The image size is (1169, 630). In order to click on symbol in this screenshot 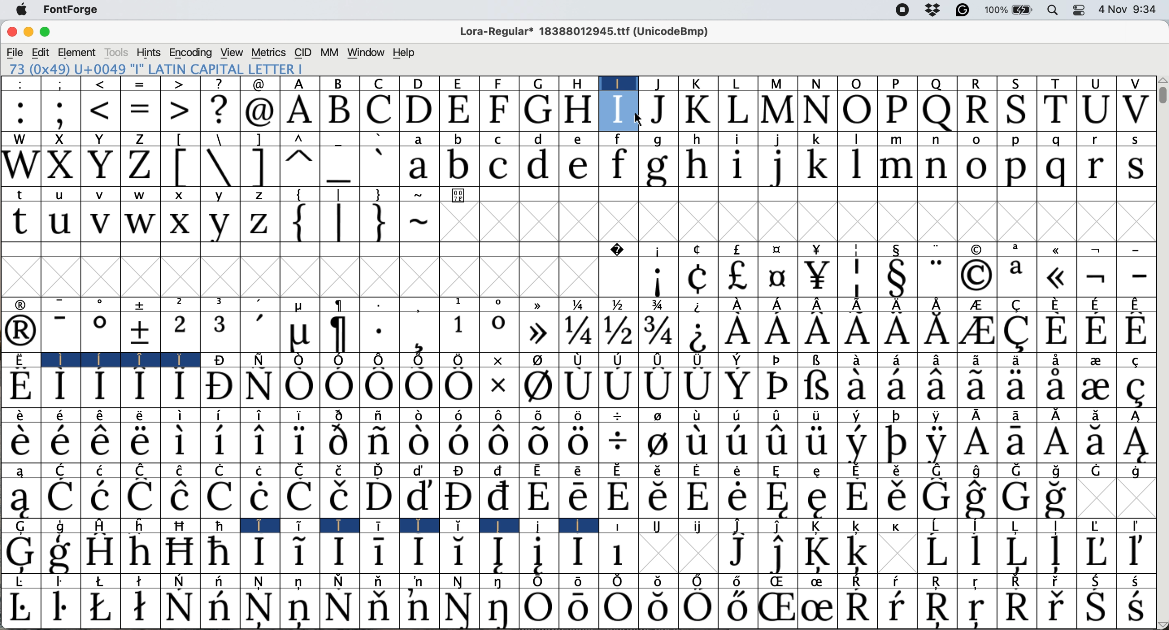, I will do `click(142, 304)`.